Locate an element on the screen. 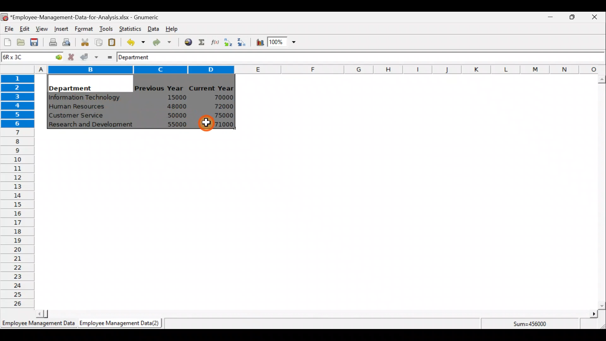  File is located at coordinates (8, 29).